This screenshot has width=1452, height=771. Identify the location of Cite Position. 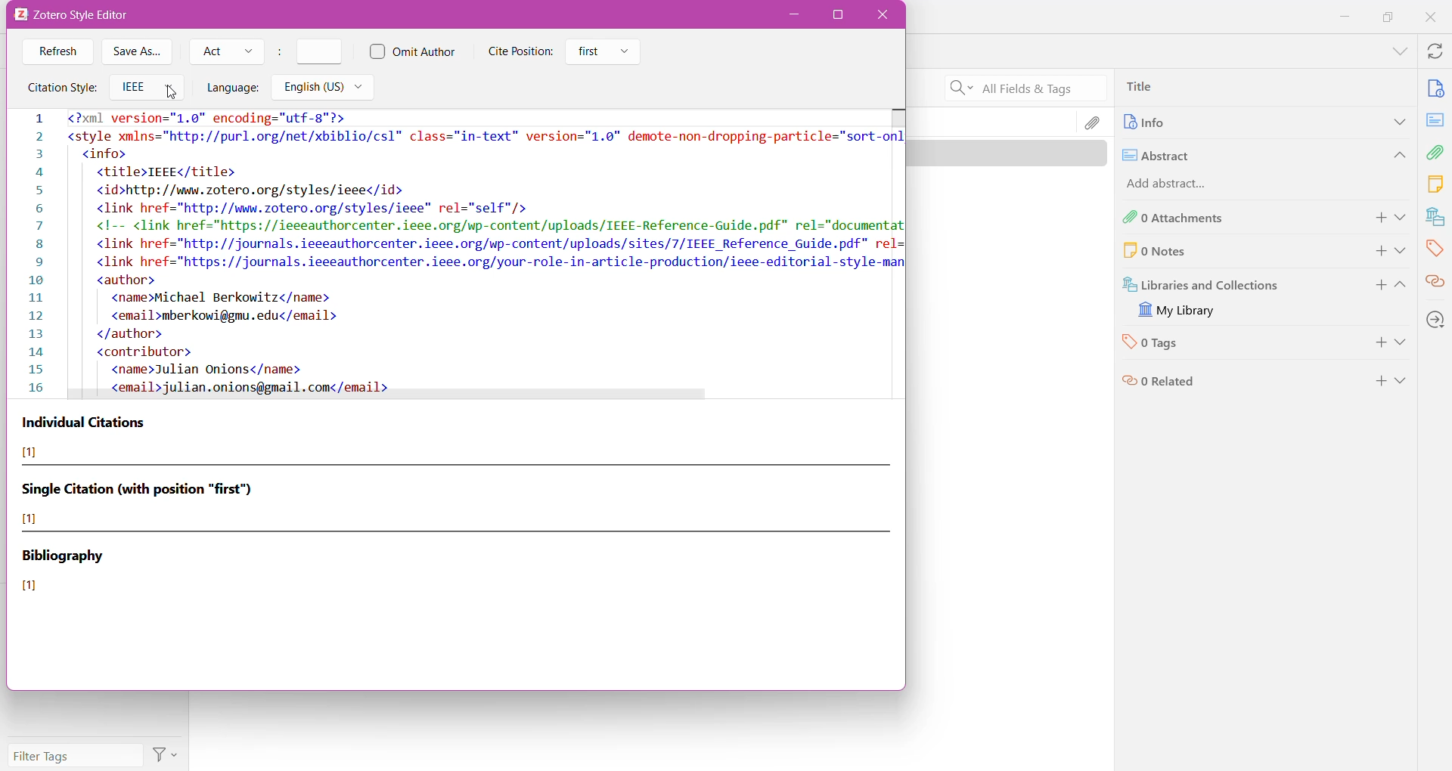
(522, 51).